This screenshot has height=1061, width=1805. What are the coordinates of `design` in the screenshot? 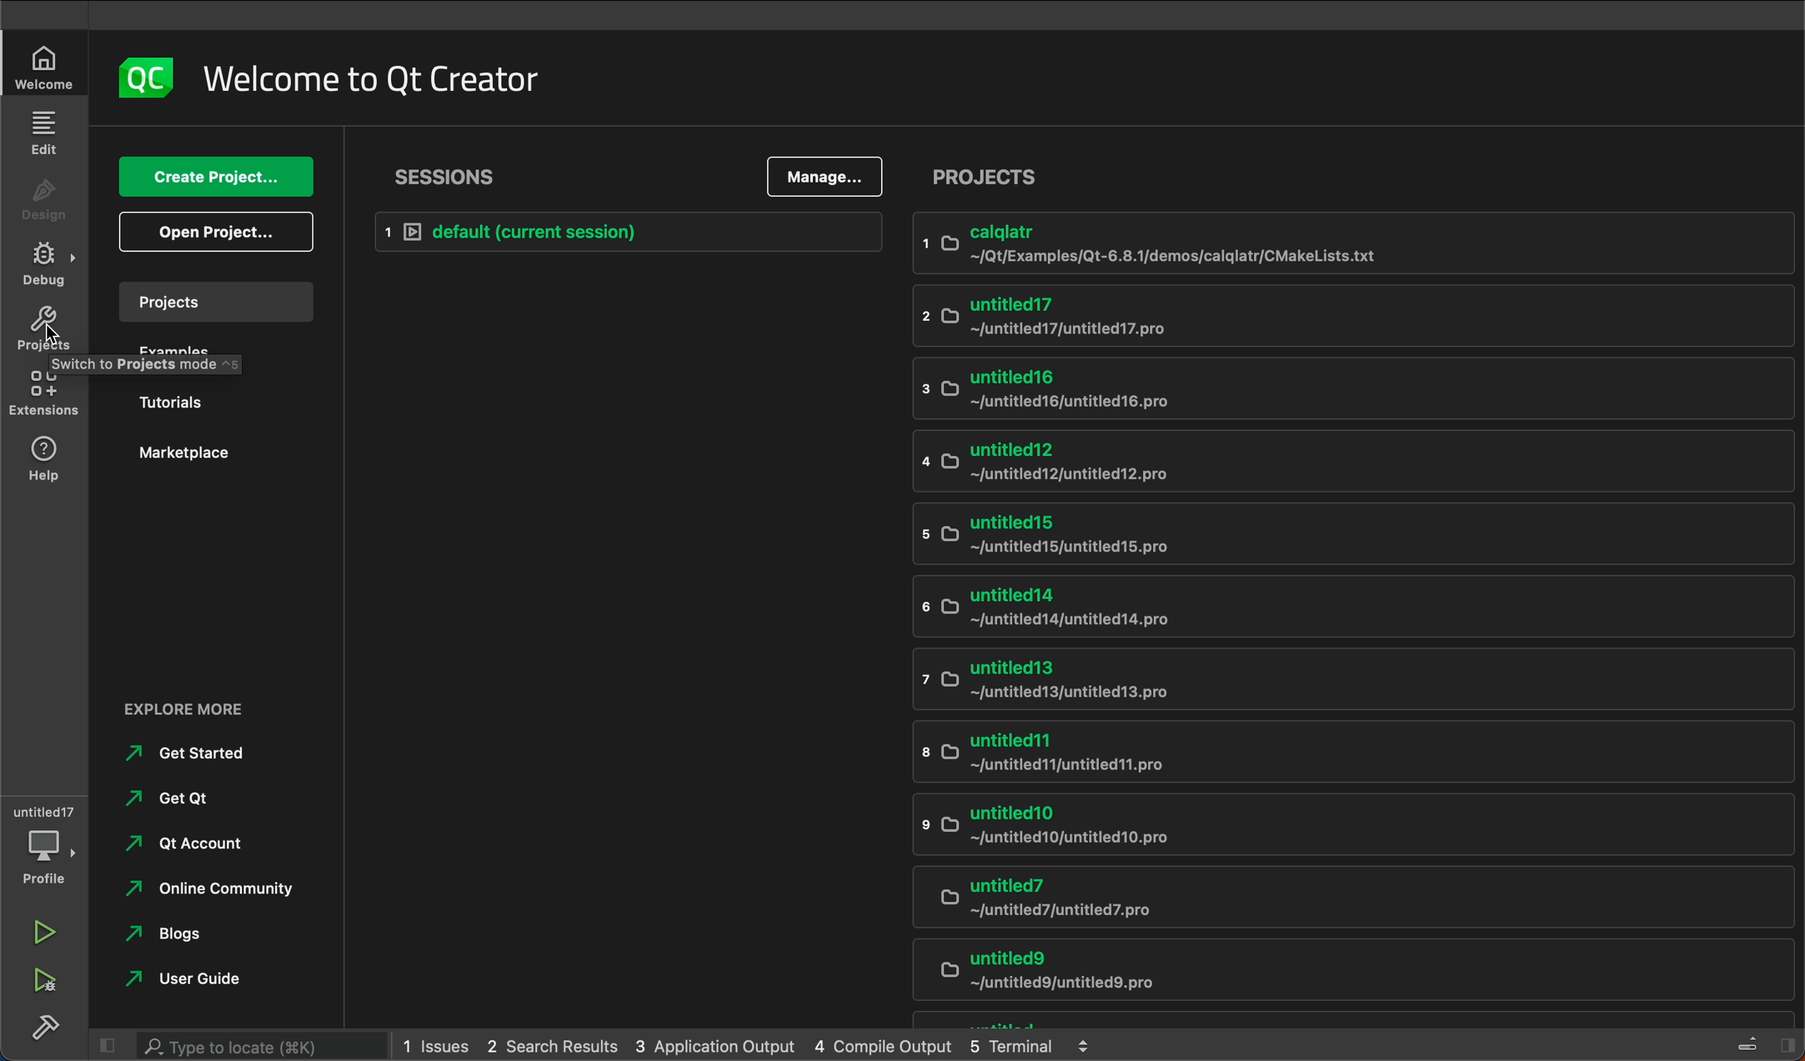 It's located at (41, 196).